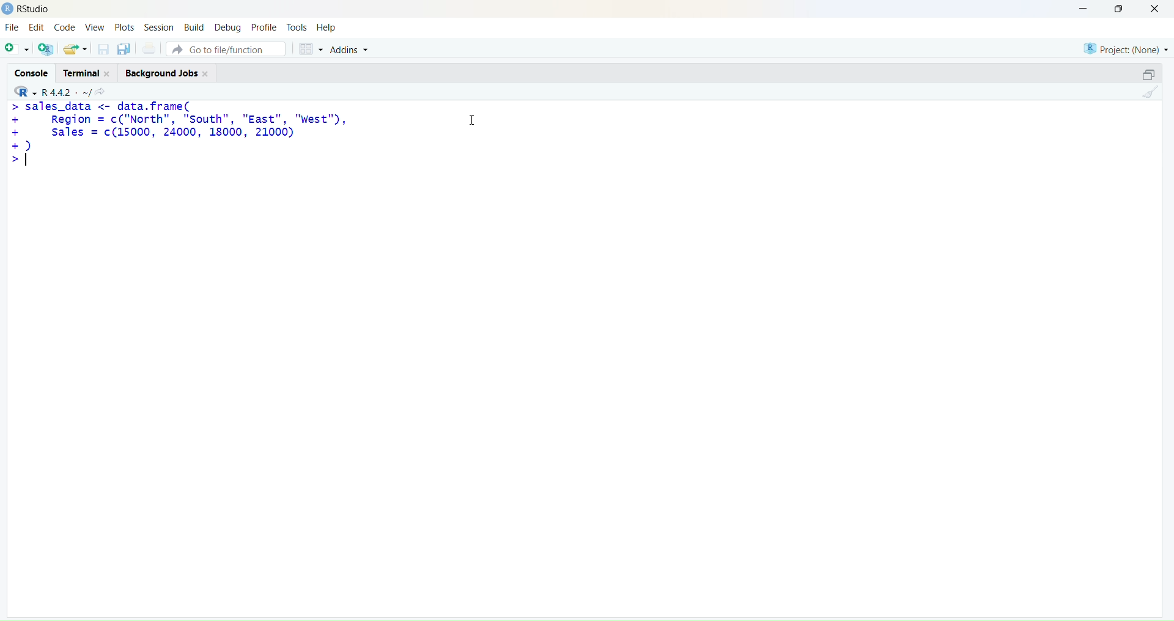  I want to click on Build, so click(193, 27).